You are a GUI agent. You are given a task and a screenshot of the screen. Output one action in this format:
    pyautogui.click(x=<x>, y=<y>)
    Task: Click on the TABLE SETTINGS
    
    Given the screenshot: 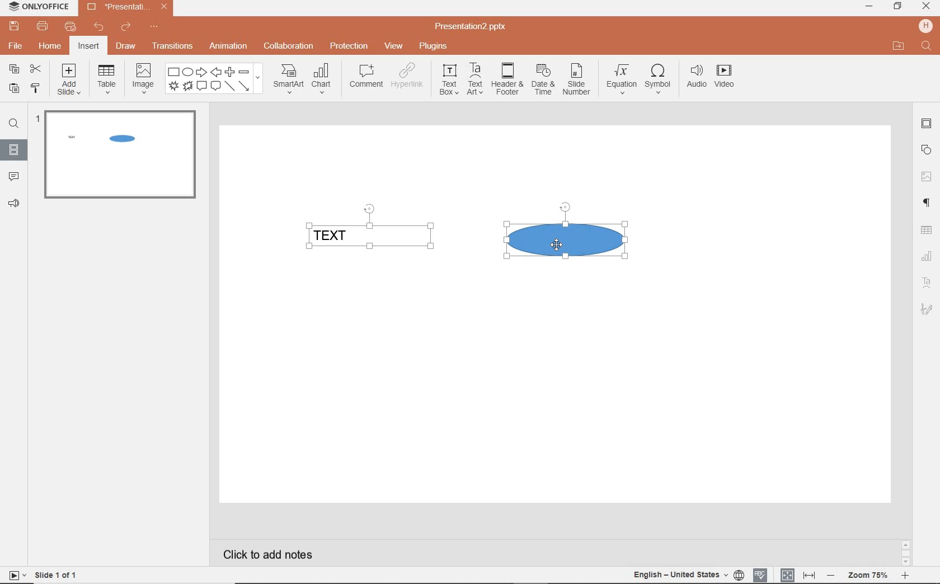 What is the action you would take?
    pyautogui.click(x=927, y=230)
    